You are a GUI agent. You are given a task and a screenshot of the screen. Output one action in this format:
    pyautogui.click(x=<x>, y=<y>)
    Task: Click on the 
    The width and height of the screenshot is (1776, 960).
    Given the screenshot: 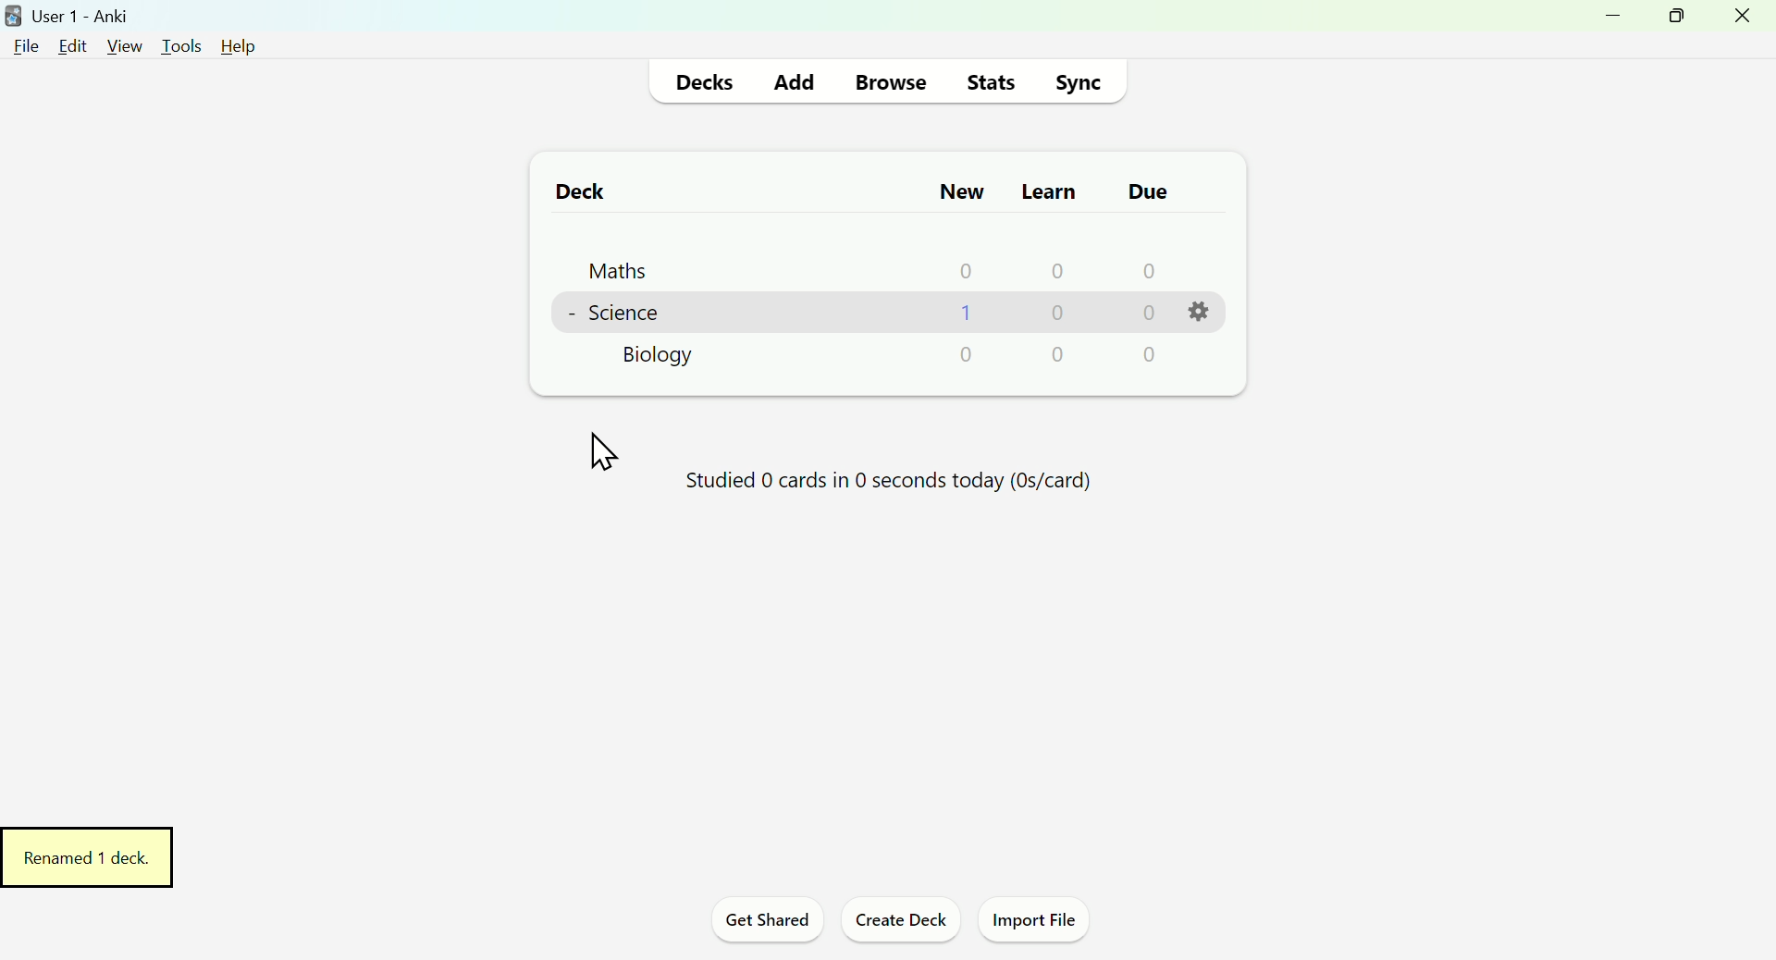 What is the action you would take?
    pyautogui.click(x=1676, y=18)
    